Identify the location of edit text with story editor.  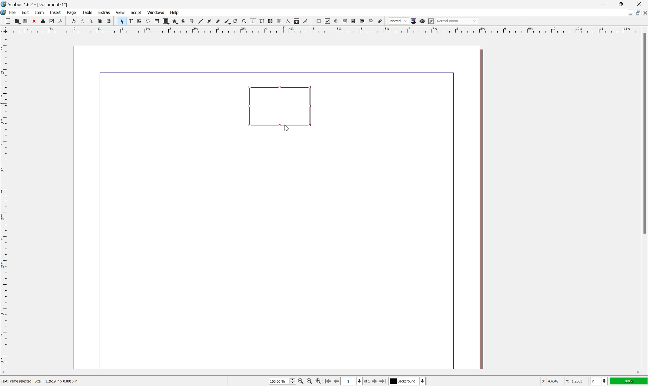
(262, 21).